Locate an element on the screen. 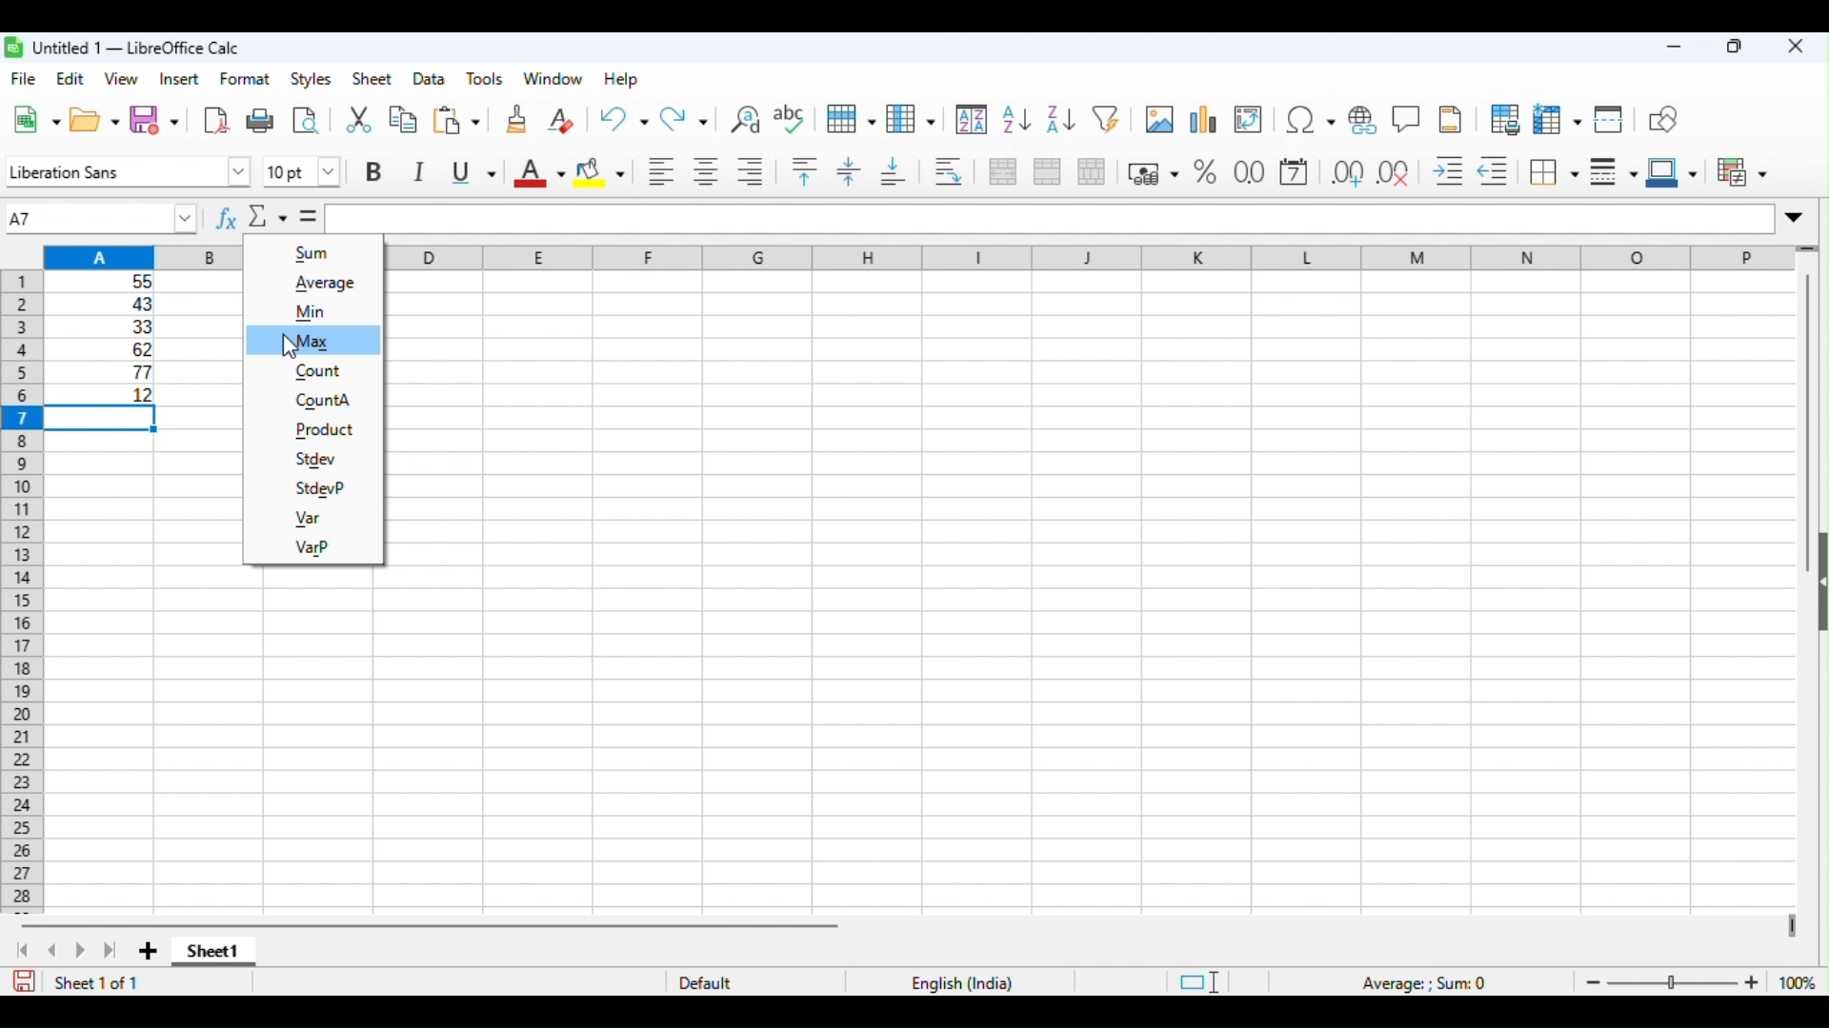 The width and height of the screenshot is (1829, 1028). function wizard is located at coordinates (223, 219).